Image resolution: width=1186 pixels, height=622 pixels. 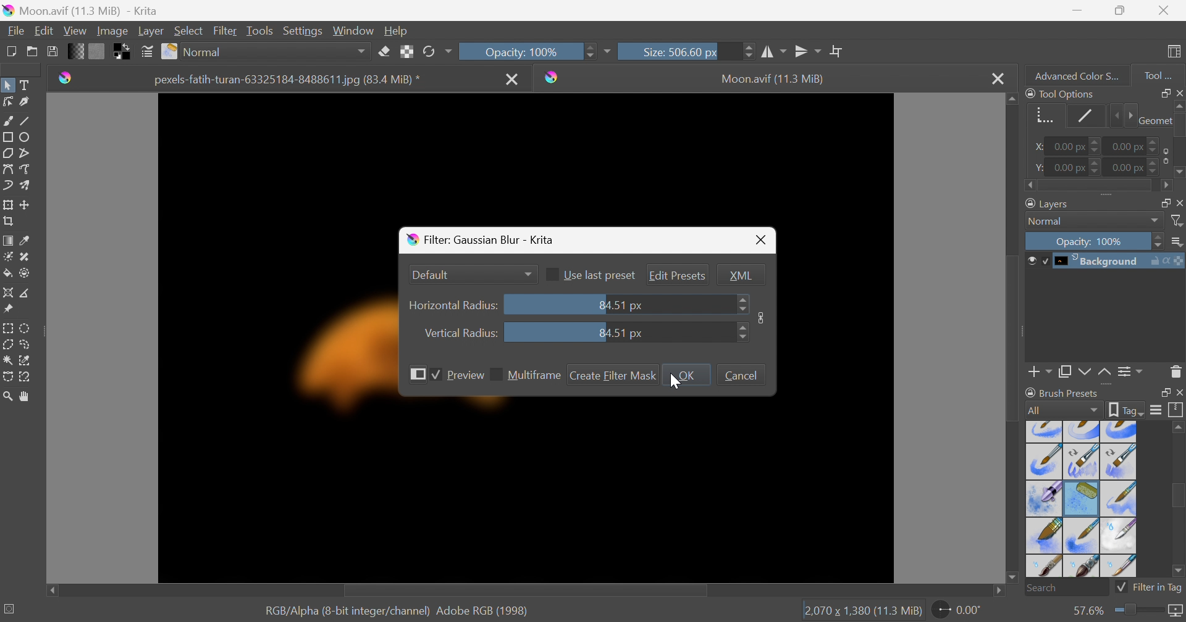 What do you see at coordinates (1066, 588) in the screenshot?
I see `Search` at bounding box center [1066, 588].